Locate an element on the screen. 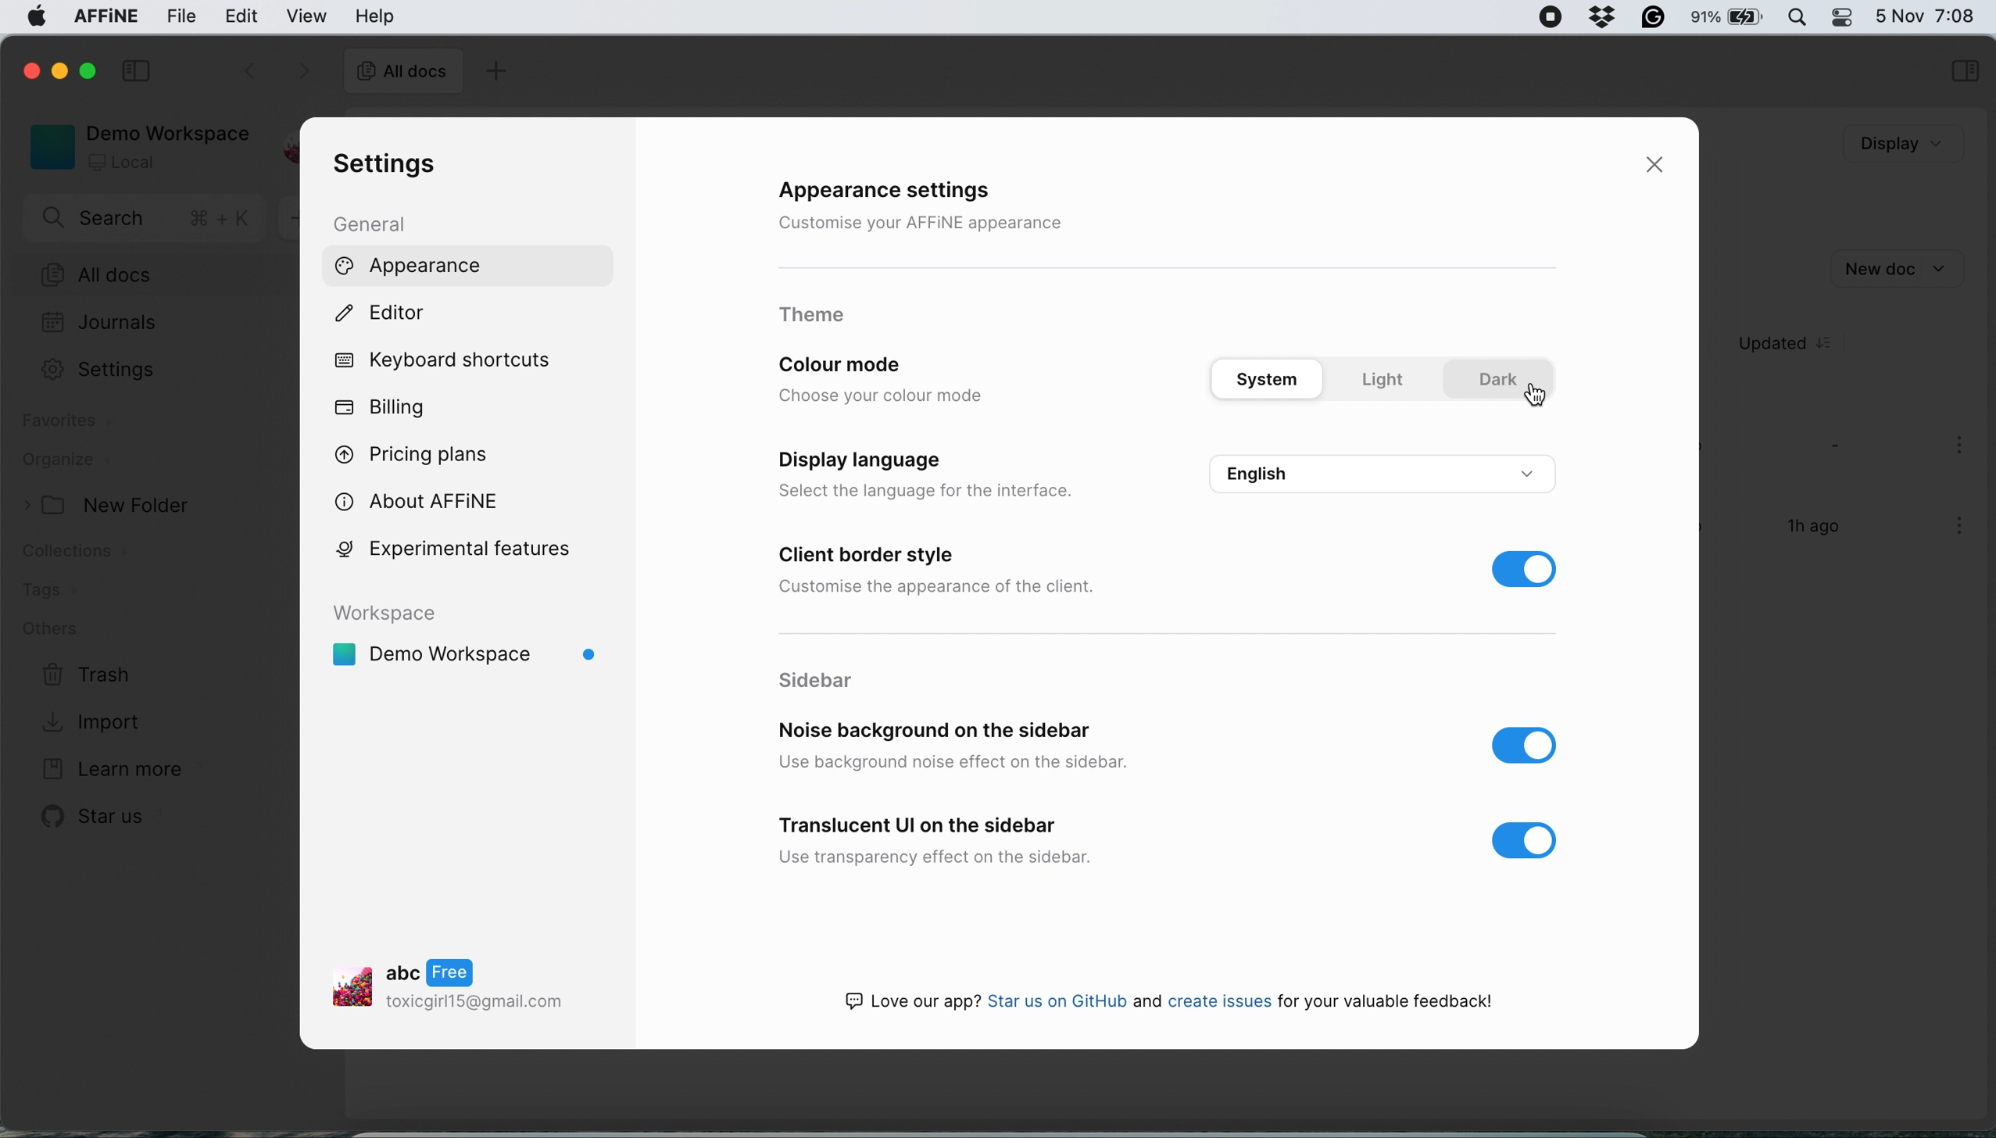 Image resolution: width=1996 pixels, height=1138 pixels. editor is located at coordinates (384, 314).